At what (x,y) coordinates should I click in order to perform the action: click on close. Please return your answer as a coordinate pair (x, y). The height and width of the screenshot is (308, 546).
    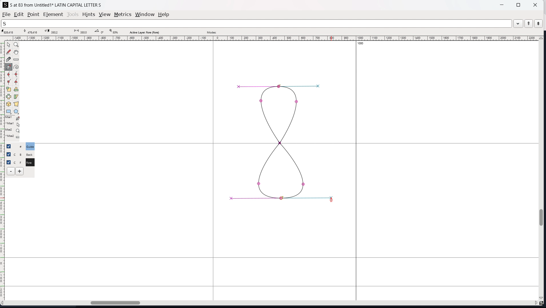
    Looking at the image, I should click on (535, 5).